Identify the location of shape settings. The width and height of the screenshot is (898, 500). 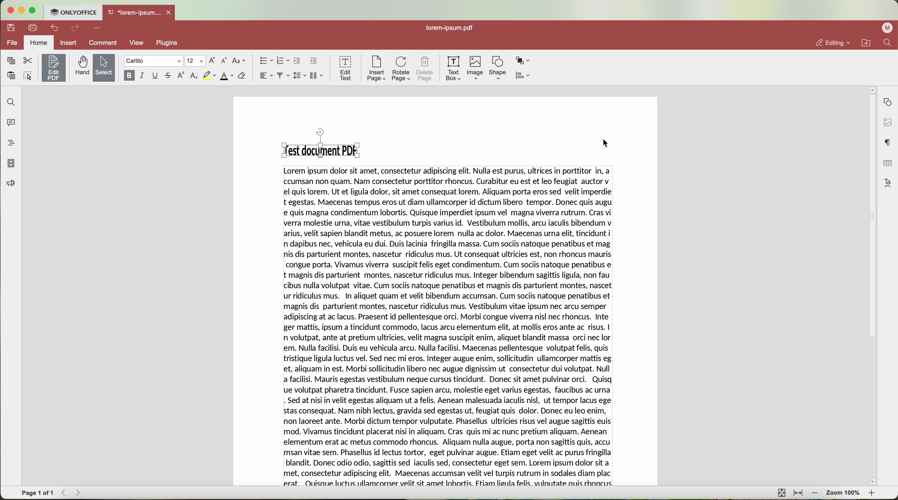
(887, 100).